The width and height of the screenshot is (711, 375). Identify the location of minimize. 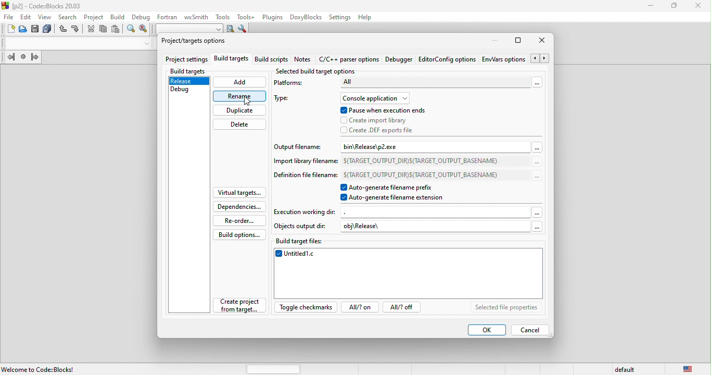
(491, 41).